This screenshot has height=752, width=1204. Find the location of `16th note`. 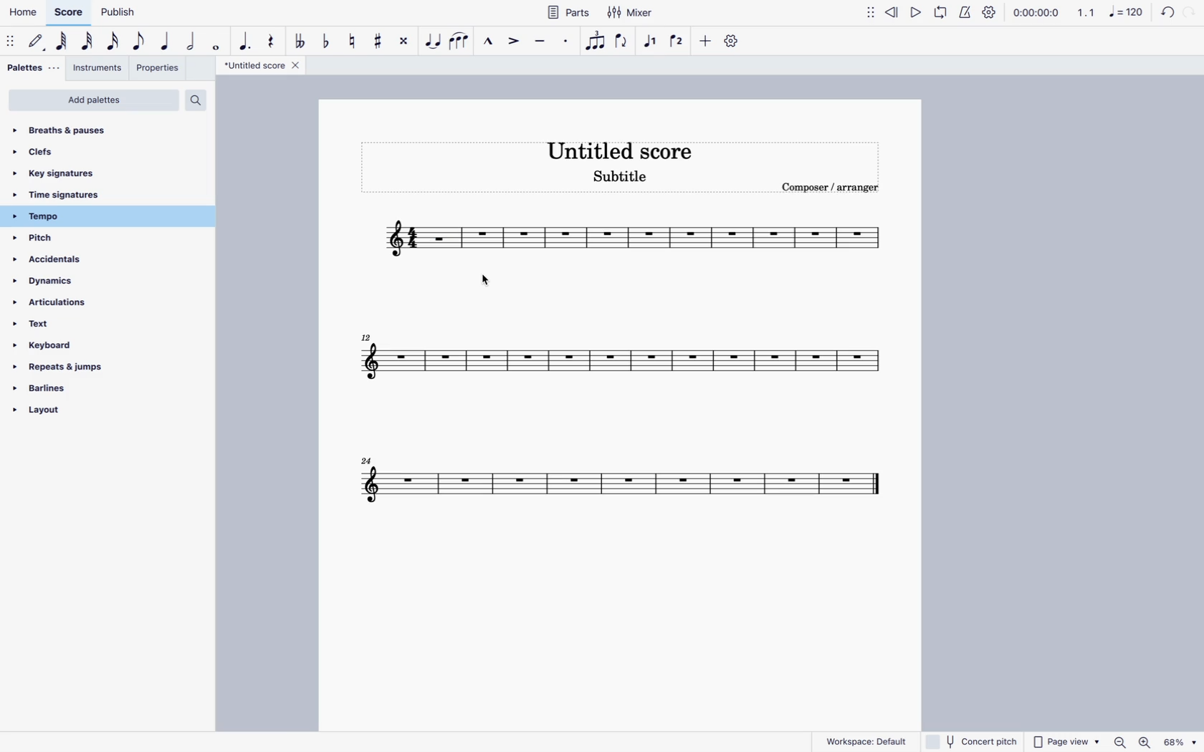

16th note is located at coordinates (113, 40).